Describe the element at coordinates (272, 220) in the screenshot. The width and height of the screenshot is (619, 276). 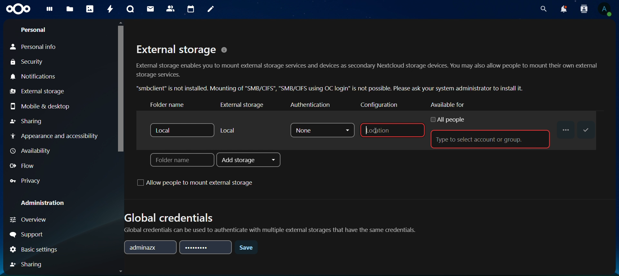
I see `Global credentials
Global credentials can be used to authenticate with multiple external storages that have the same credentials.` at that location.